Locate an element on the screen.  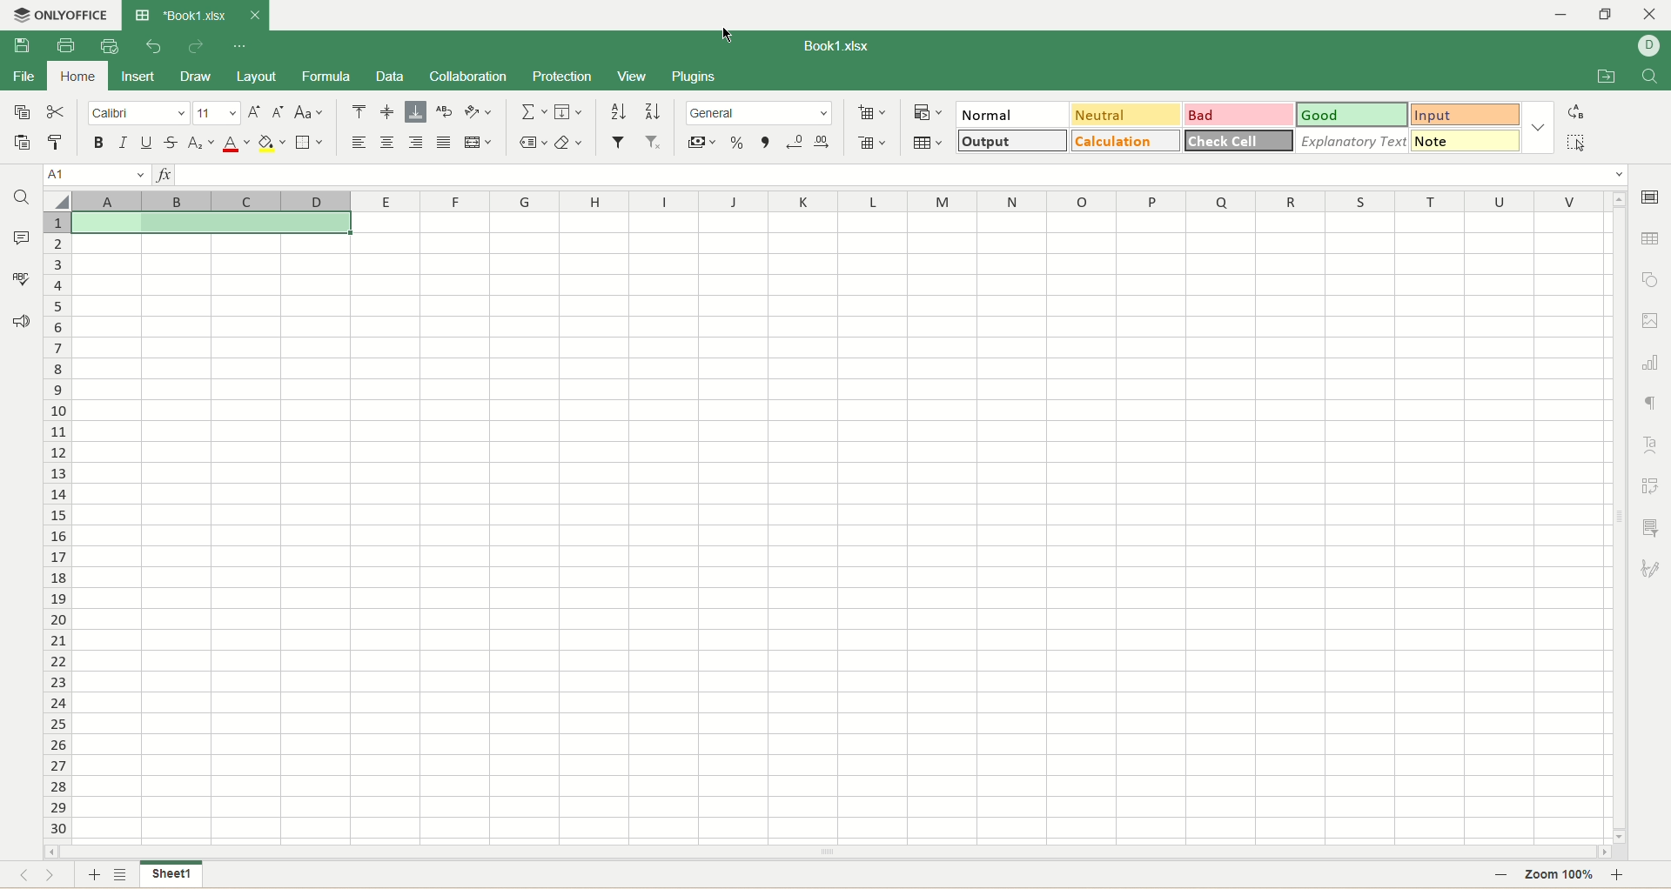
decrease size is located at coordinates (281, 113).